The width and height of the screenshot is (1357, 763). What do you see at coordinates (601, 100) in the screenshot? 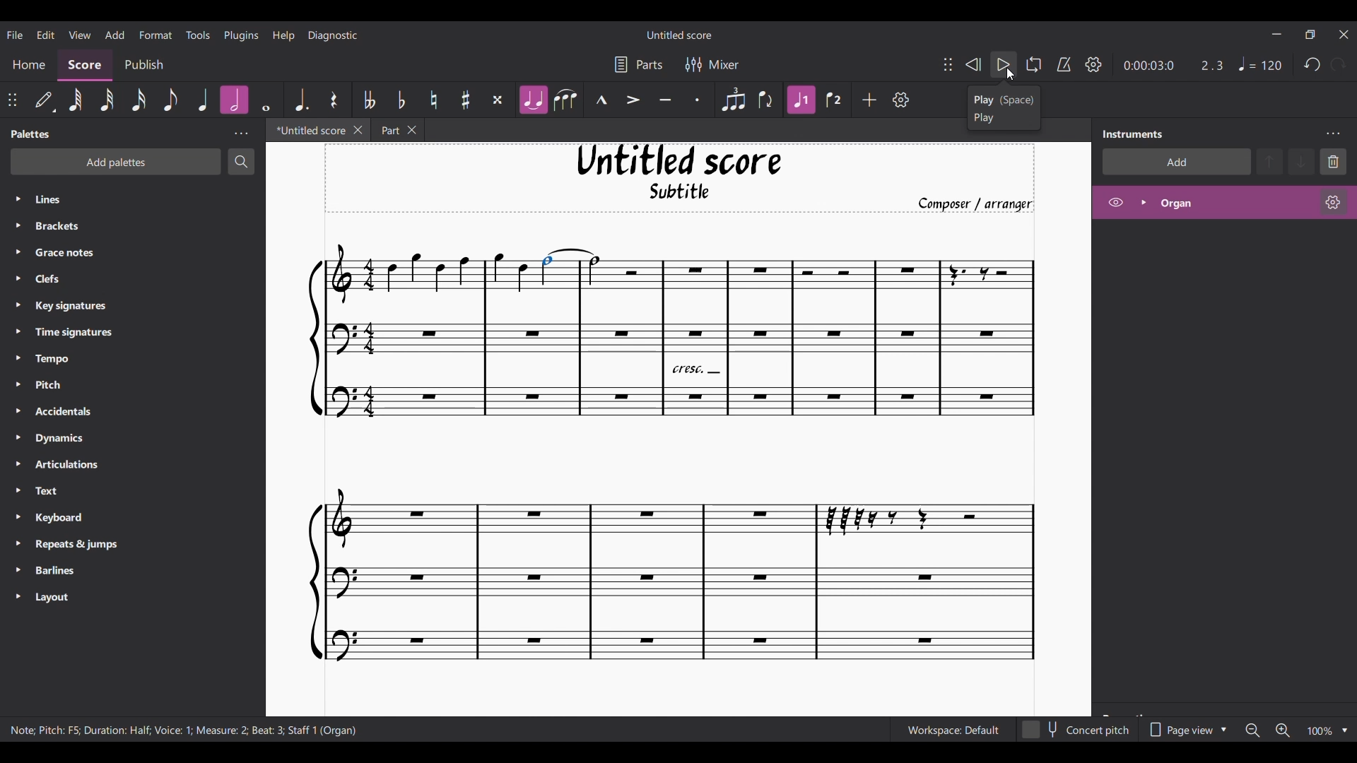
I see `Marcato` at bounding box center [601, 100].